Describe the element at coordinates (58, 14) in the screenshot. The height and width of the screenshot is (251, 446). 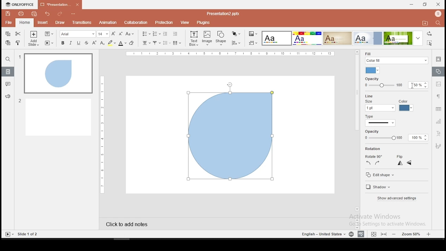
I see `redo` at that location.